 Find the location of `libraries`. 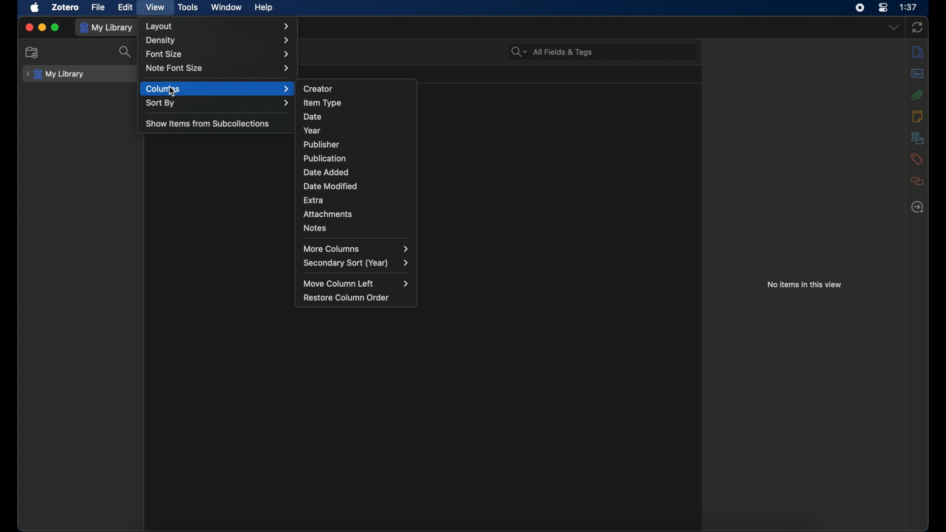

libraries is located at coordinates (916, 137).